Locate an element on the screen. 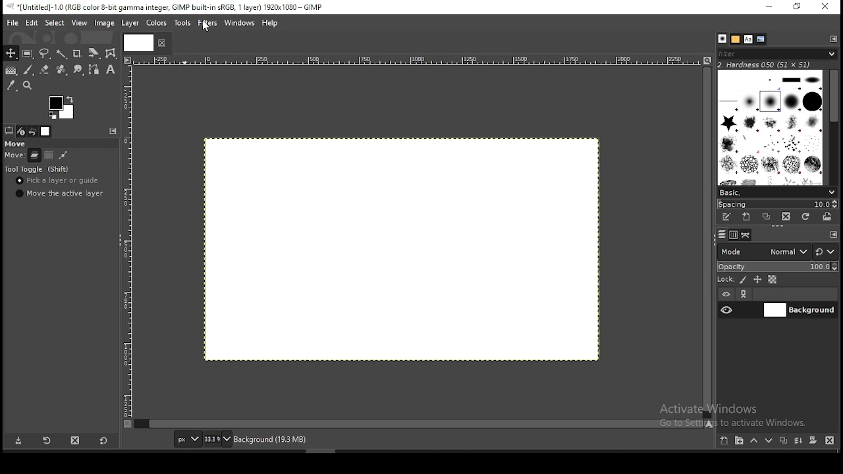  filters is located at coordinates (208, 24).